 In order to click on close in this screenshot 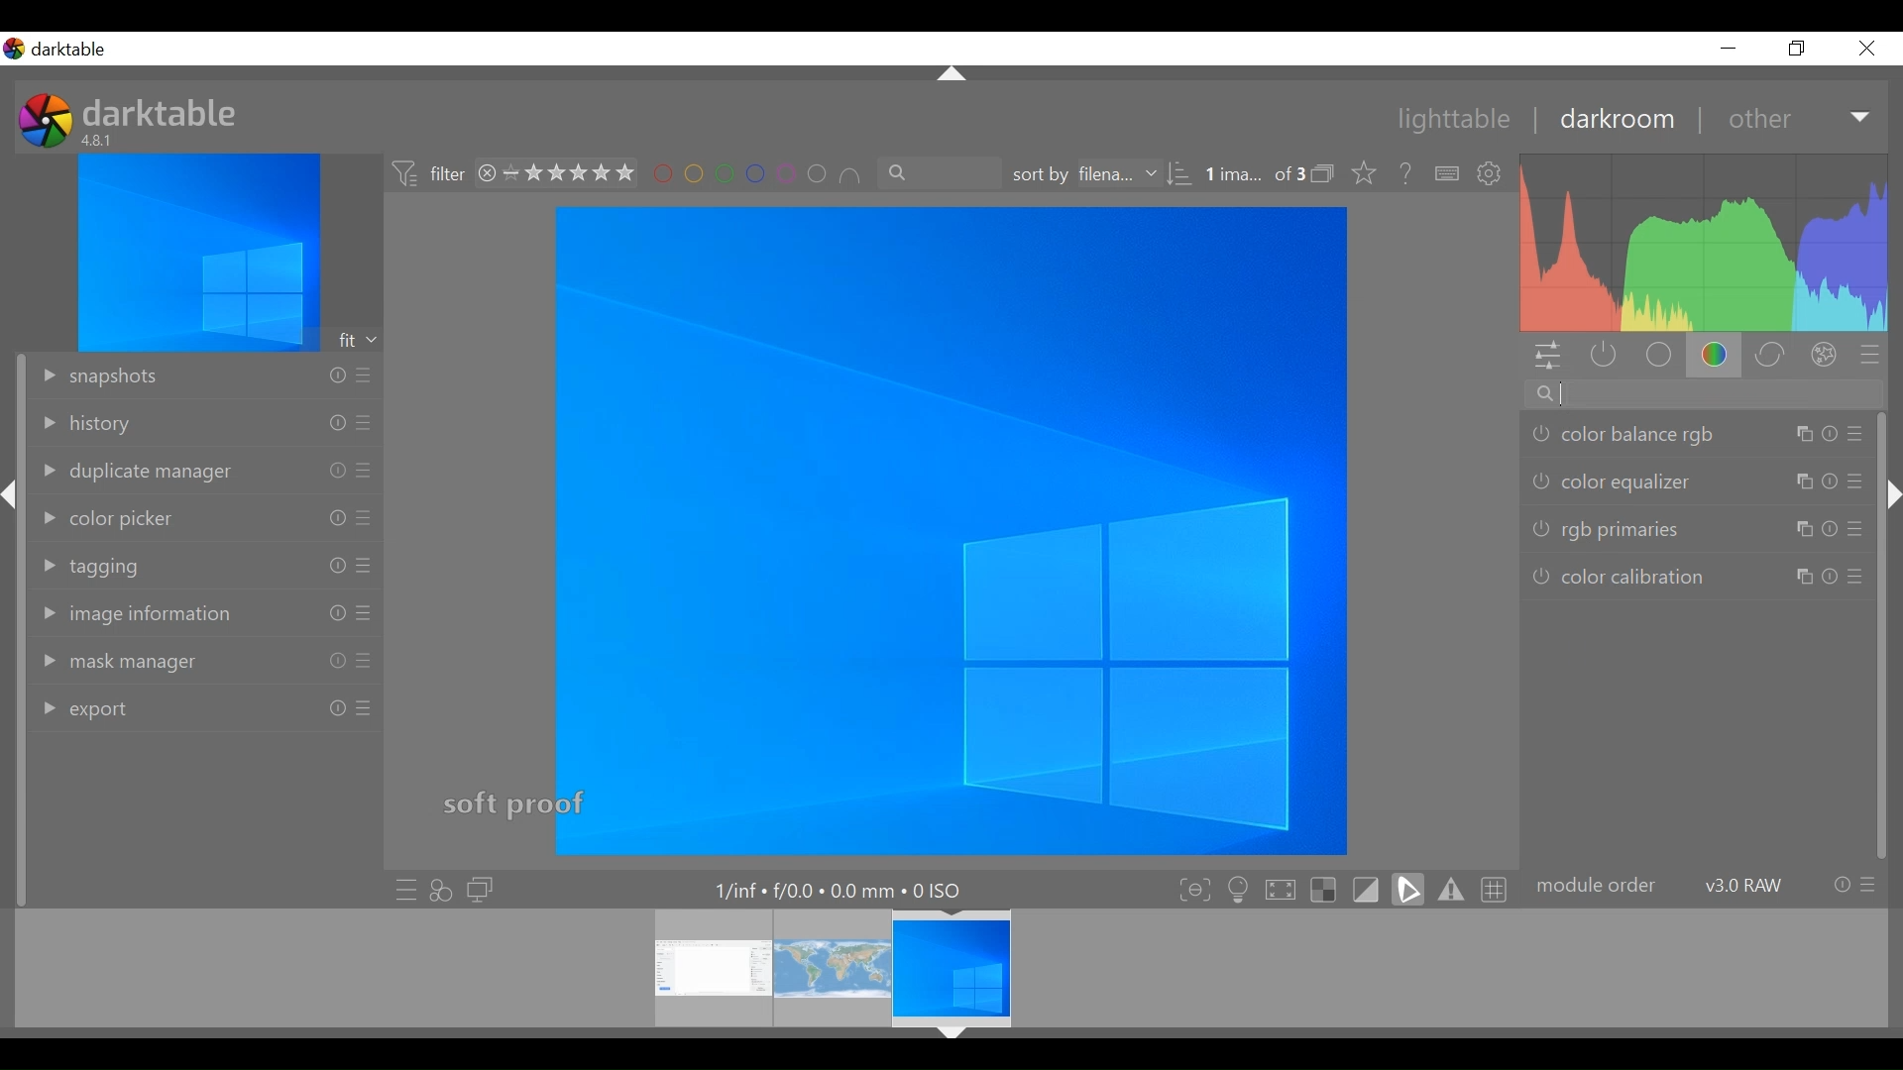, I will do `click(487, 174)`.